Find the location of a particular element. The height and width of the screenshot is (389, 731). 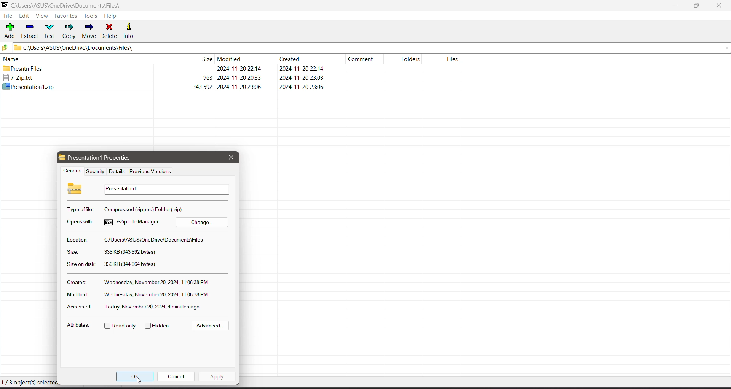

Cursor on presentation file is located at coordinates (165, 86).